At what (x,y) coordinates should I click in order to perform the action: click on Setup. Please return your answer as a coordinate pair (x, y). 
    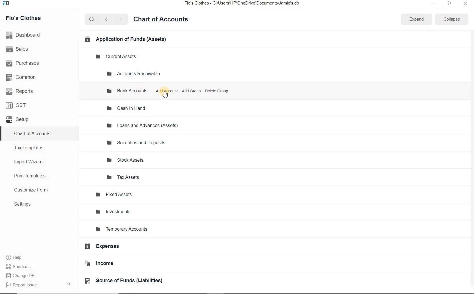
    Looking at the image, I should click on (25, 122).